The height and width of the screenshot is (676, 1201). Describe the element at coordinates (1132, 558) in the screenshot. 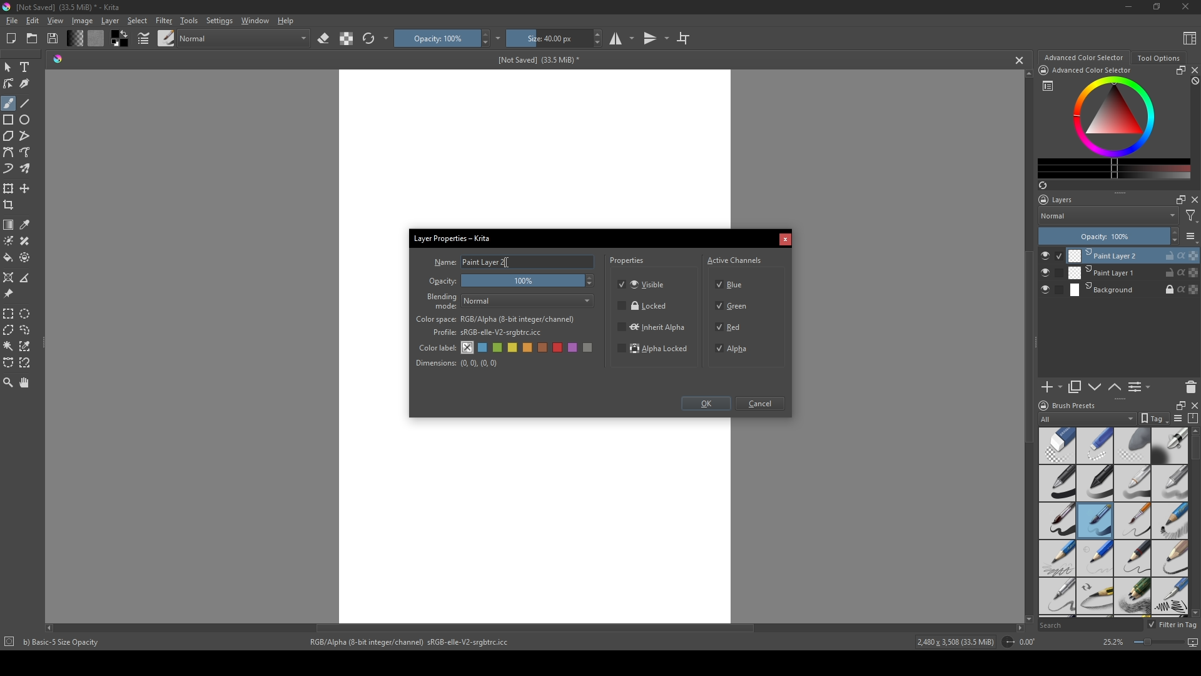

I see `pencil` at that location.